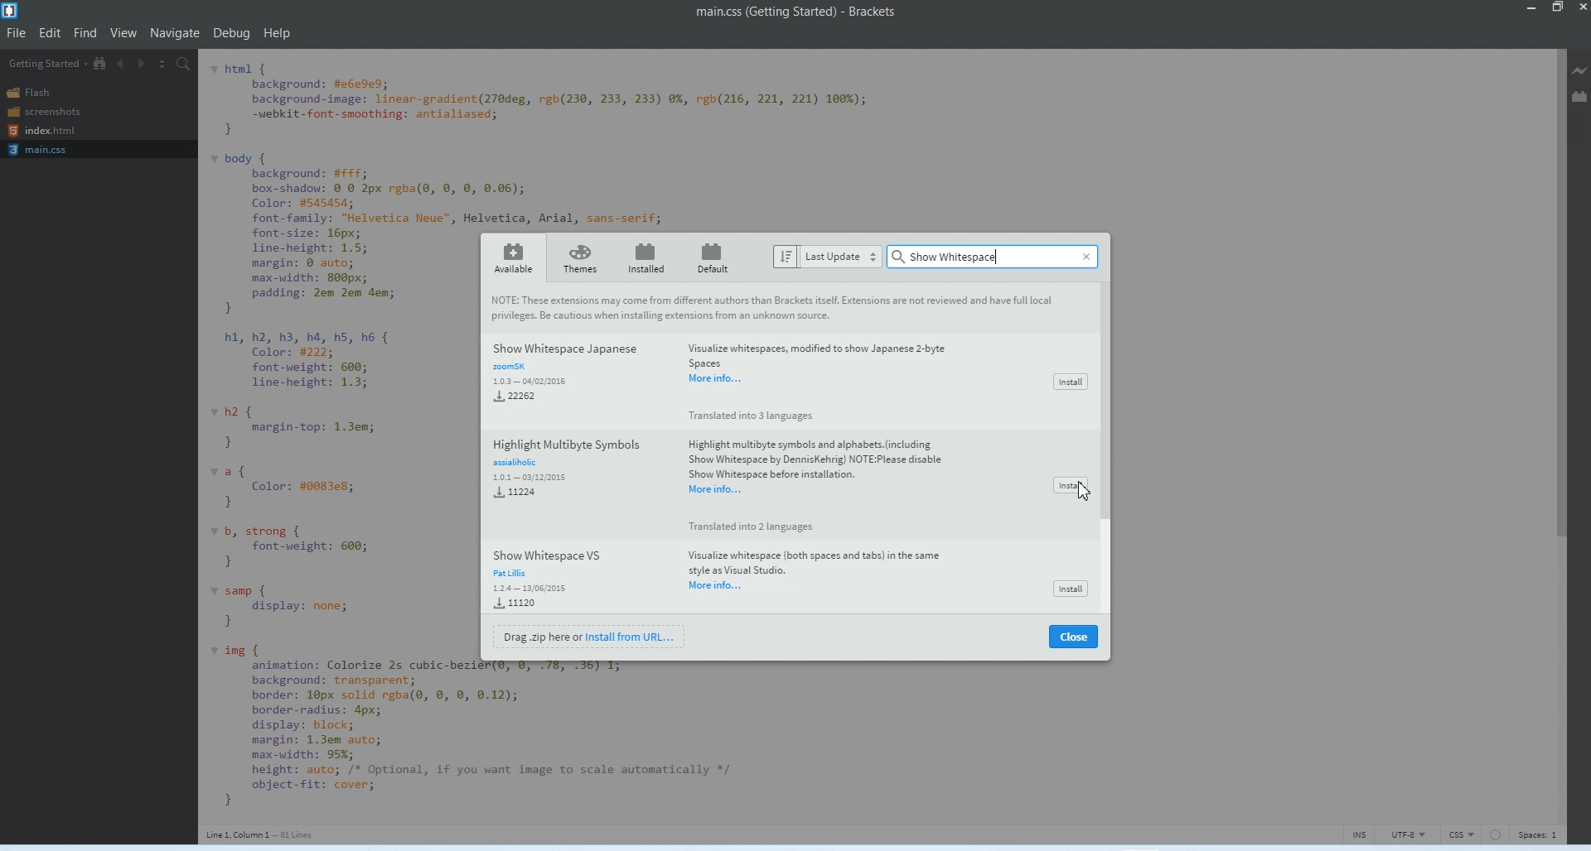 The width and height of the screenshot is (1591, 851). Describe the element at coordinates (1532, 8) in the screenshot. I see `Minimize` at that location.